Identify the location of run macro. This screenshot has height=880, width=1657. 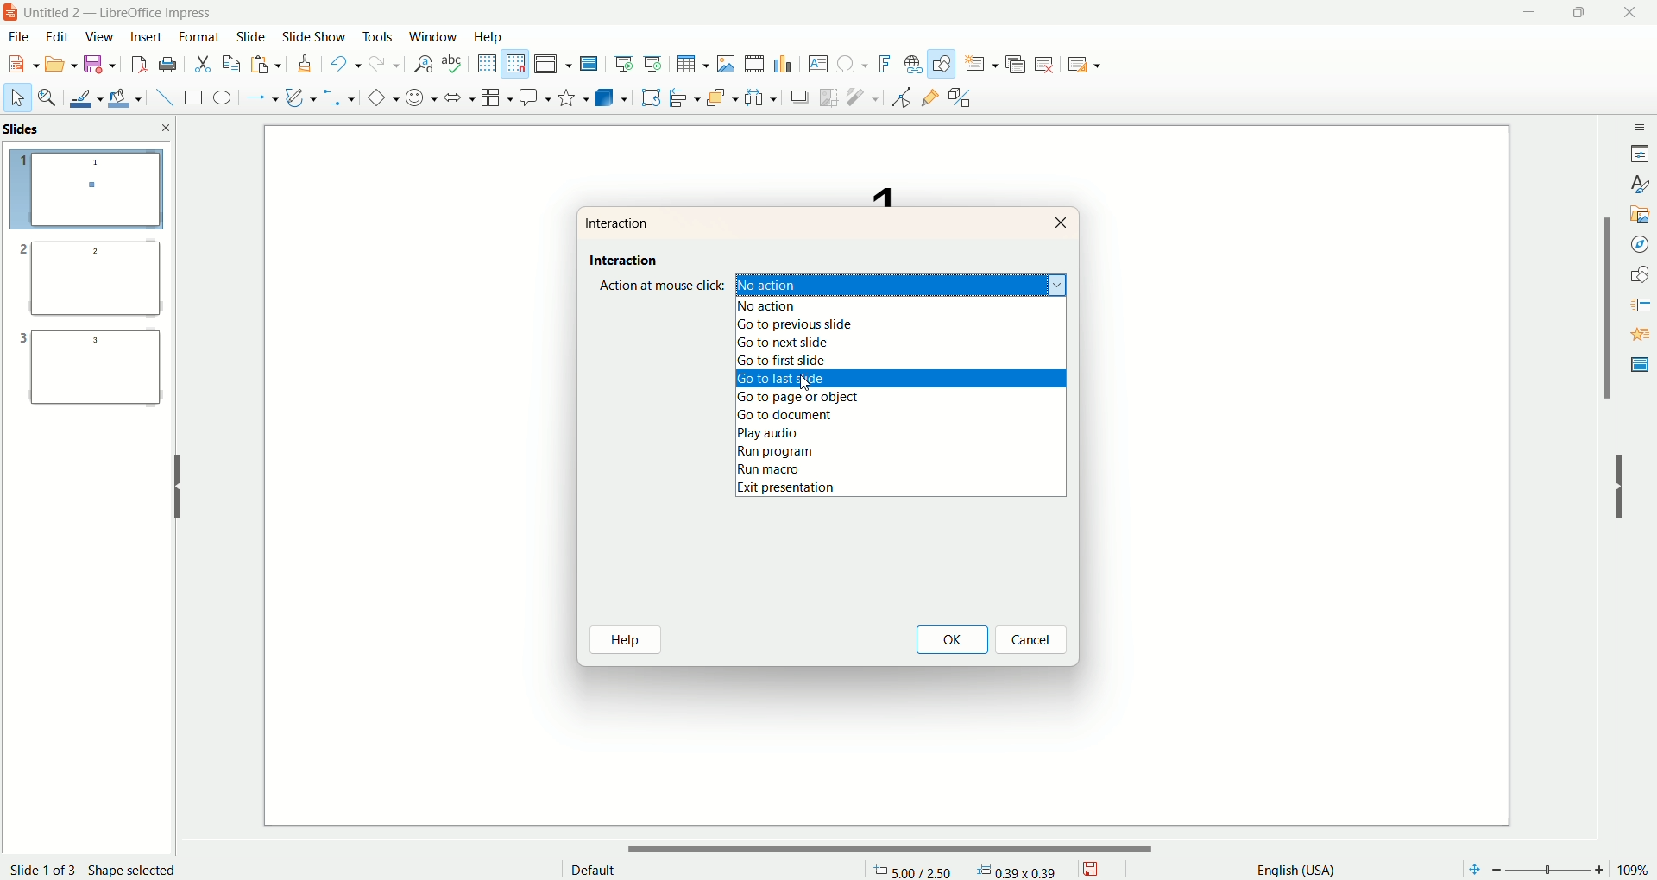
(830, 472).